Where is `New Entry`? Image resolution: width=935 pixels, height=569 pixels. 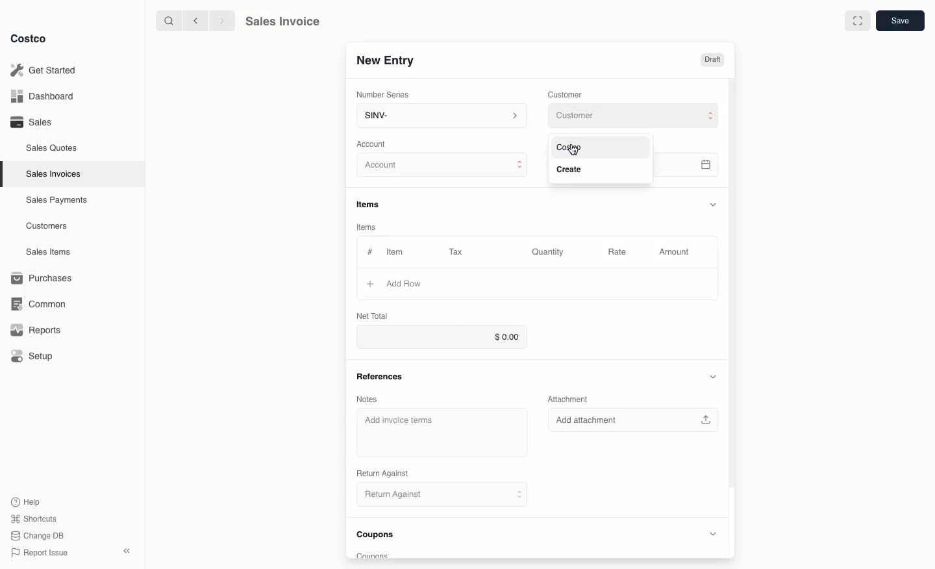
New Entry is located at coordinates (385, 60).